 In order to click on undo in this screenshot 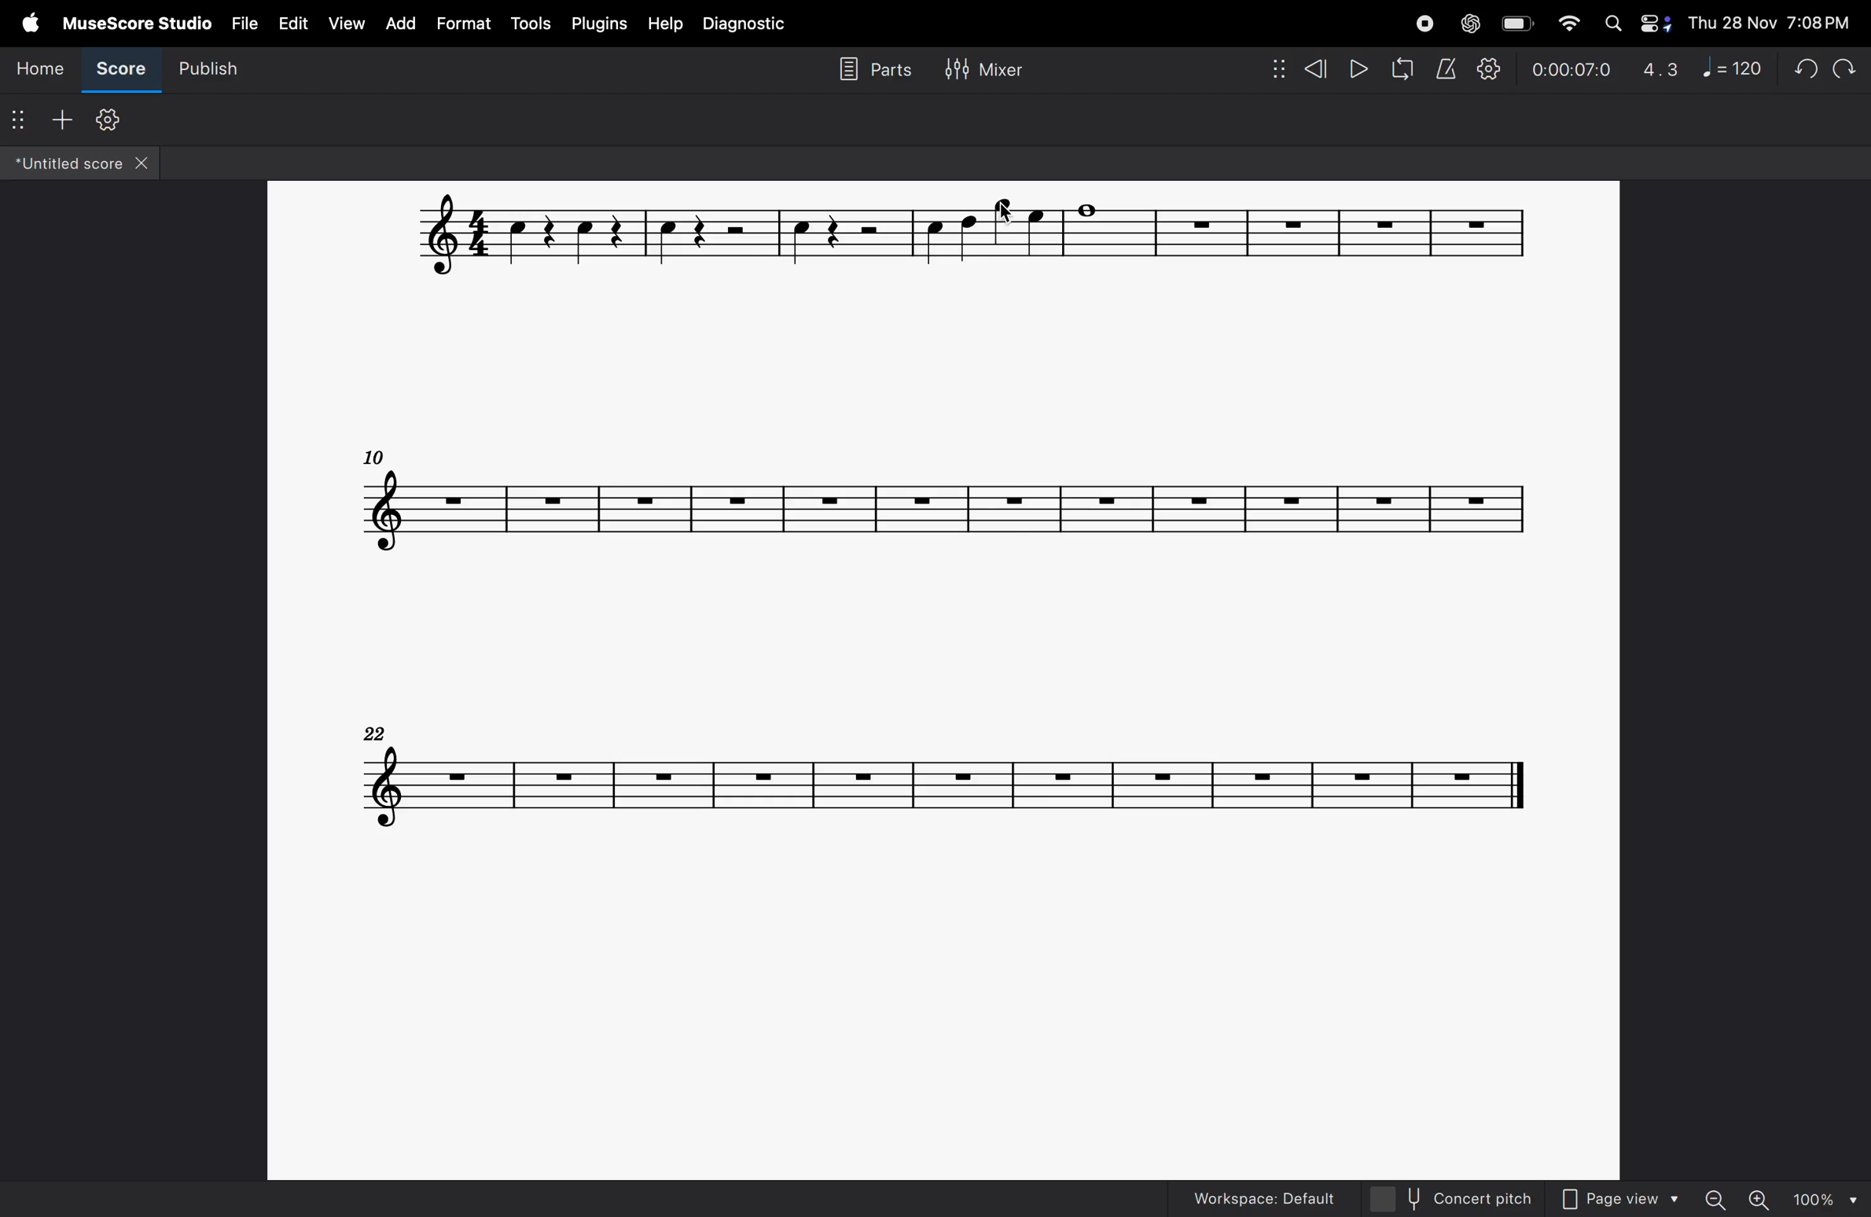, I will do `click(1806, 69)`.